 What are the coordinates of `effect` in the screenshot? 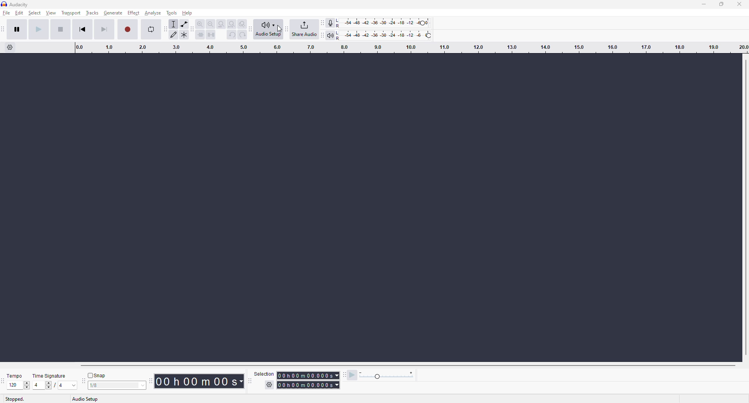 It's located at (132, 13).